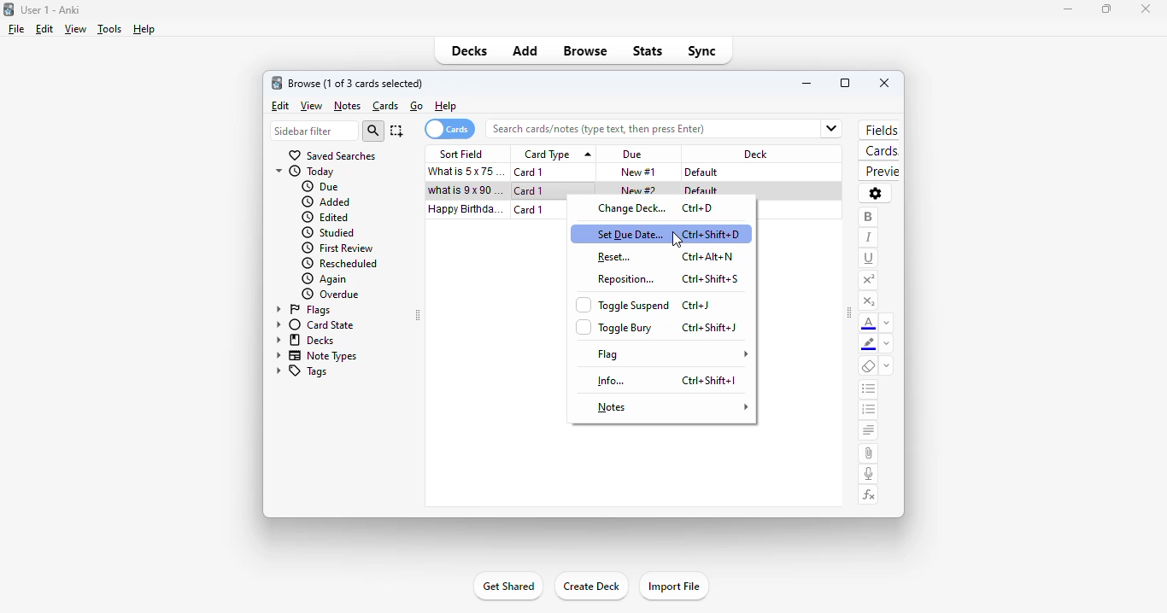 The image size is (1167, 613). I want to click on flags, so click(302, 310).